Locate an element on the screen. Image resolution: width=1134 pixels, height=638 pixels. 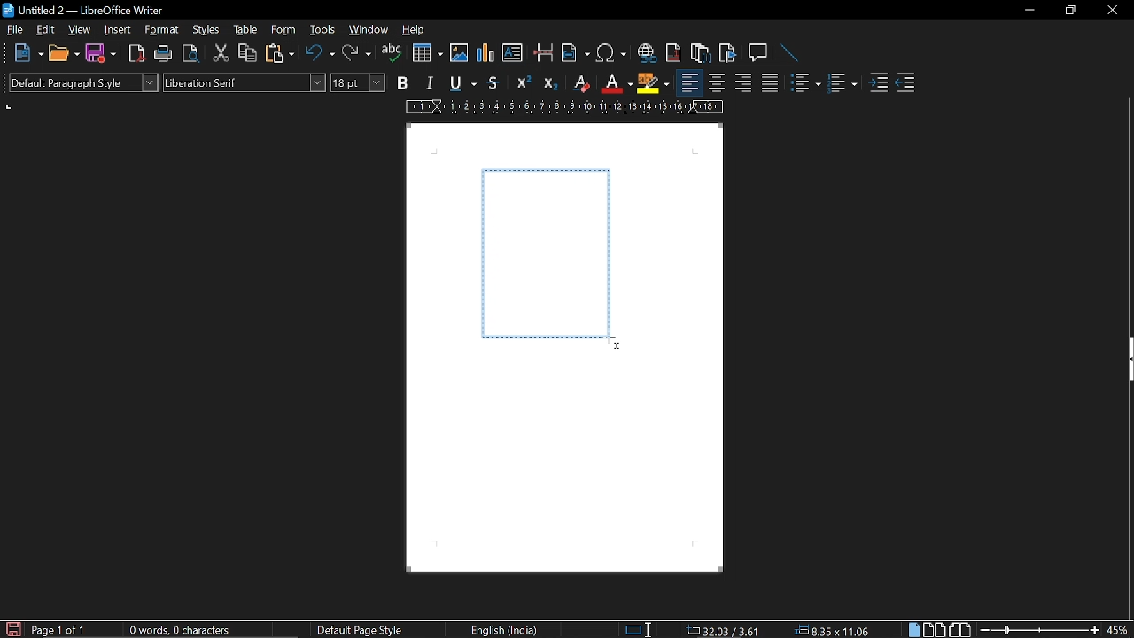
0 words 0 character is located at coordinates (177, 630).